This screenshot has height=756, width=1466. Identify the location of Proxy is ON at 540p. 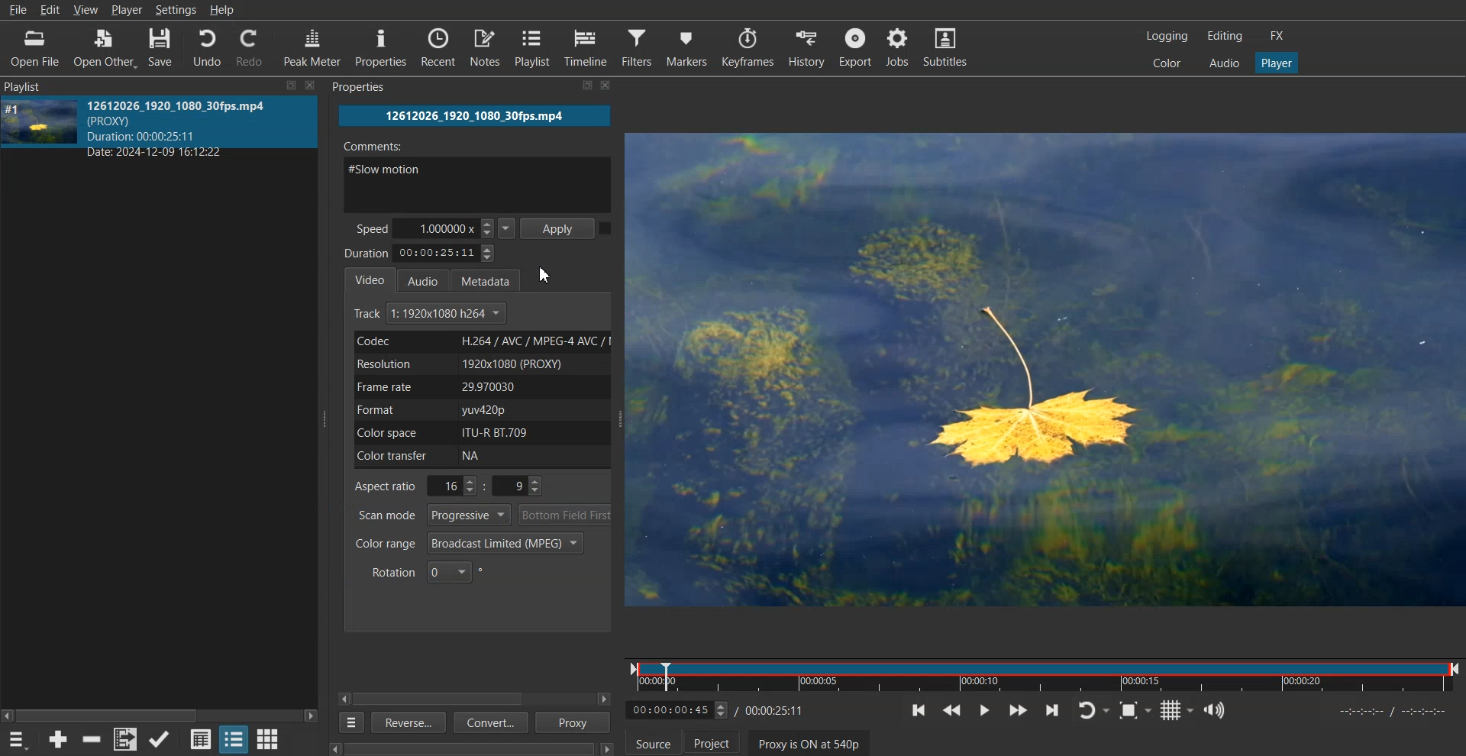
(809, 742).